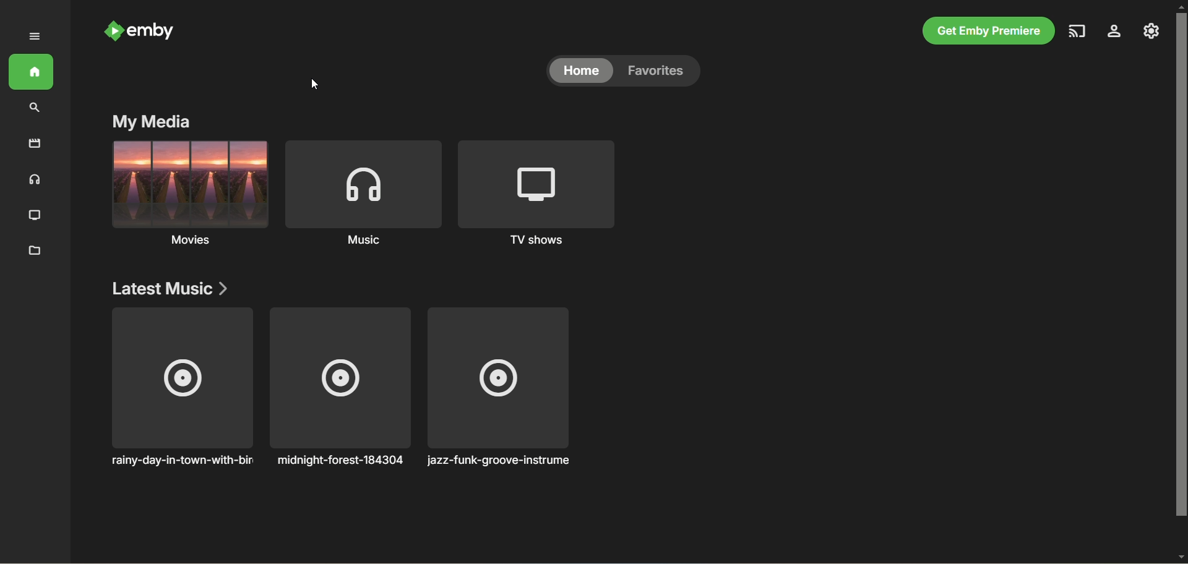 This screenshot has height=564, width=1188. What do you see at coordinates (1115, 33) in the screenshot?
I see `settings` at bounding box center [1115, 33].